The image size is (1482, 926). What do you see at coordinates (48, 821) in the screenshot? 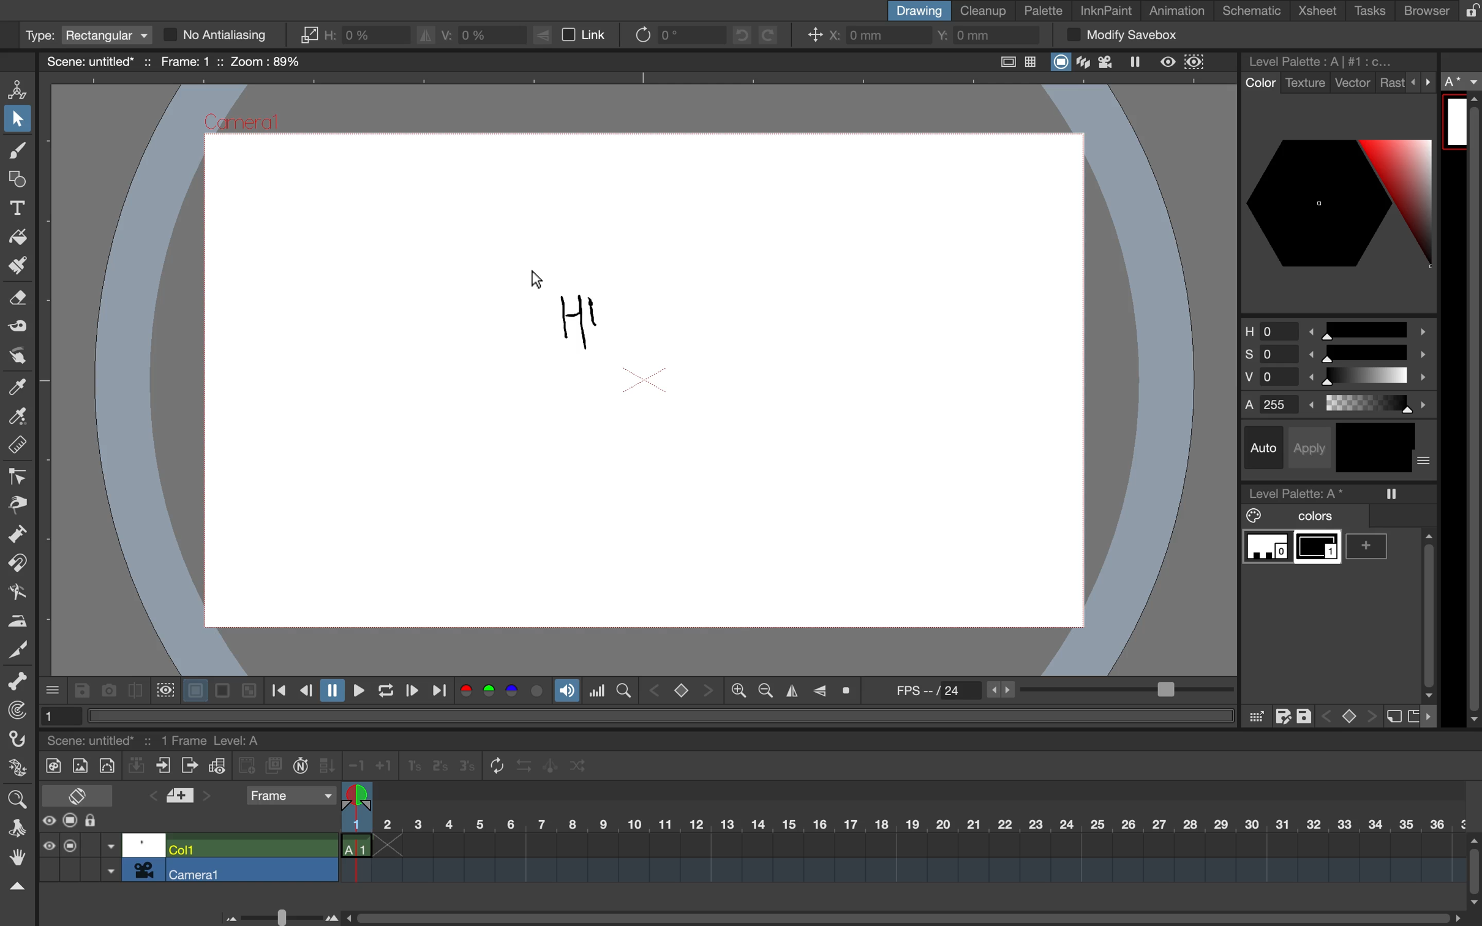
I see `preview visibility toggle all` at bounding box center [48, 821].